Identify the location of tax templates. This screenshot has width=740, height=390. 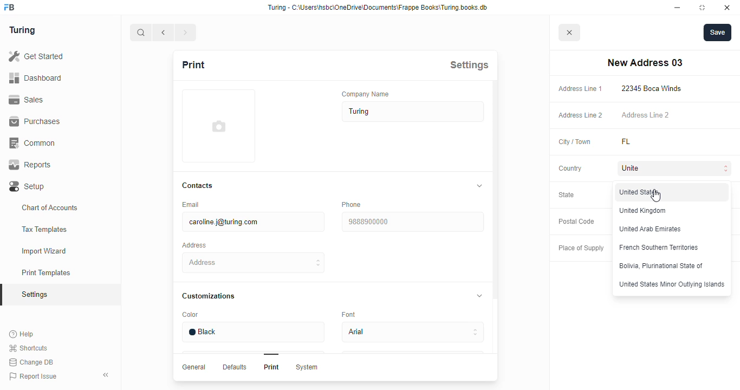
(44, 229).